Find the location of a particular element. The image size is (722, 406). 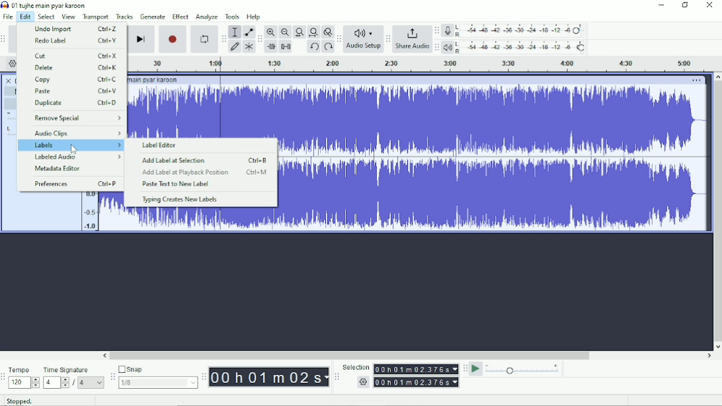

Undo Import is located at coordinates (75, 28).